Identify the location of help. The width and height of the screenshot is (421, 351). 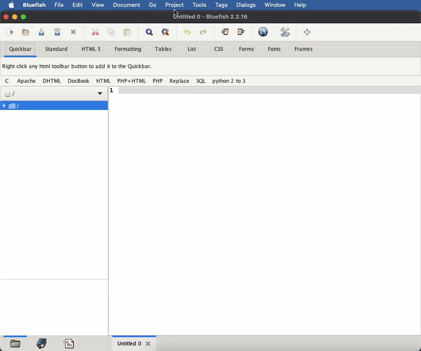
(301, 5).